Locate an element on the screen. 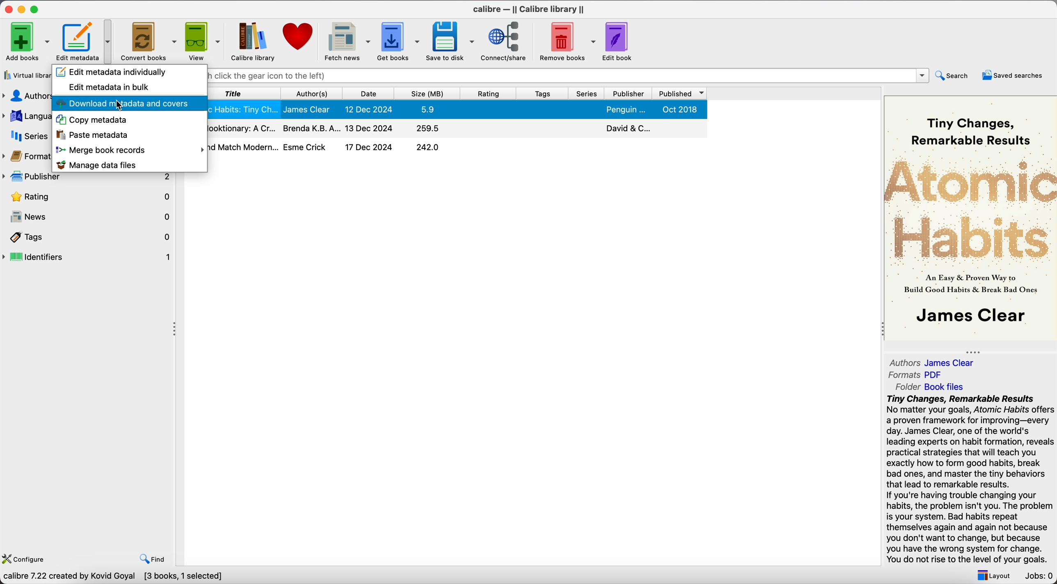  published is located at coordinates (678, 94).